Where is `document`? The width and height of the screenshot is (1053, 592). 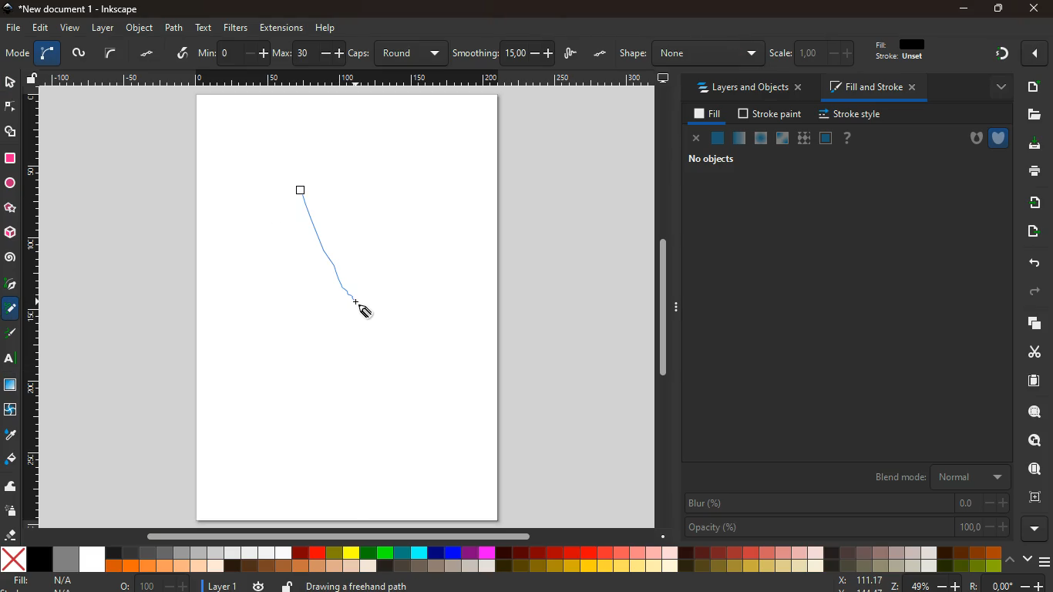
document is located at coordinates (1032, 86).